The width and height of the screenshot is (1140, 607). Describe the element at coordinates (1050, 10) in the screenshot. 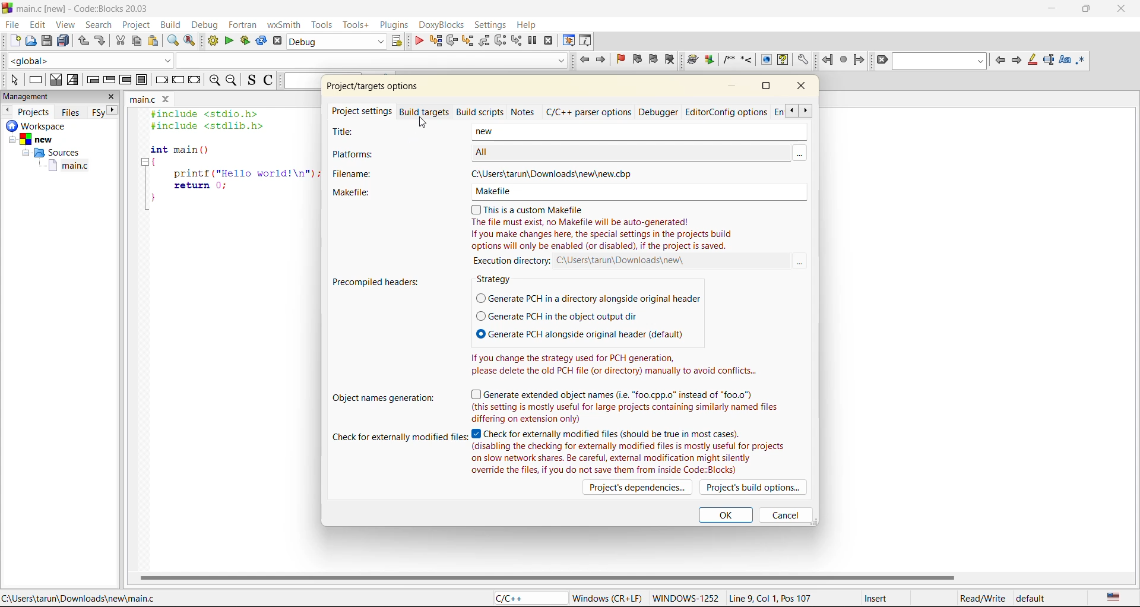

I see `minimize` at that location.